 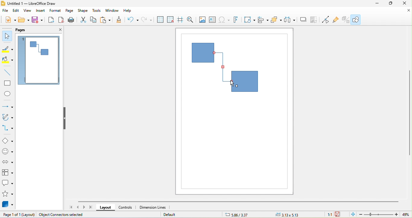 I want to click on tools, so click(x=97, y=11).